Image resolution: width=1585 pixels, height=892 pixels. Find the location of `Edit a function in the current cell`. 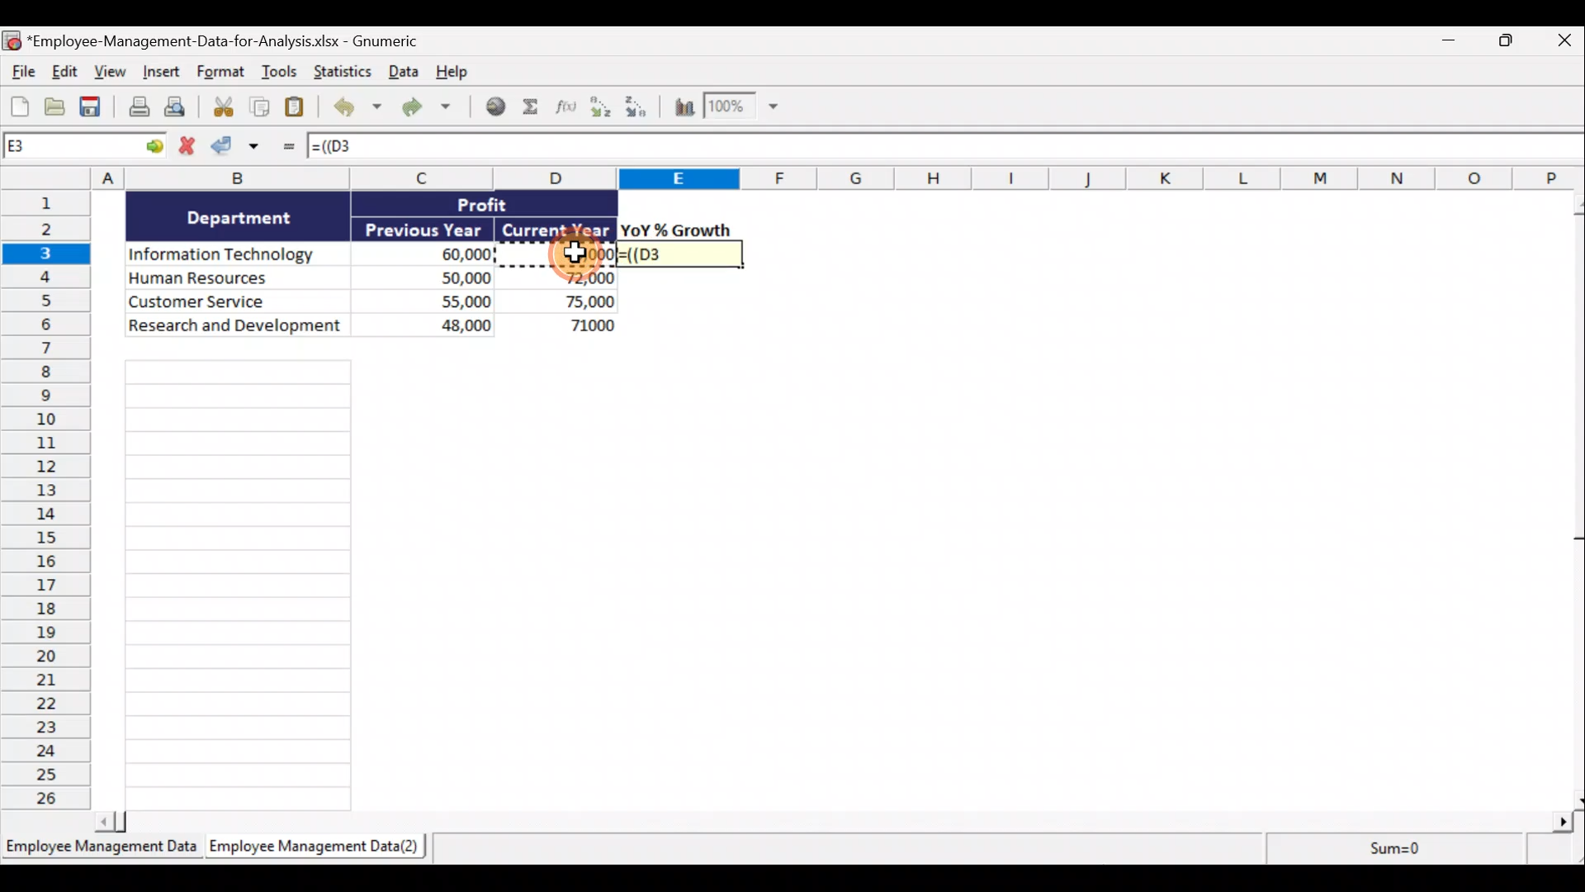

Edit a function in the current cell is located at coordinates (570, 111).